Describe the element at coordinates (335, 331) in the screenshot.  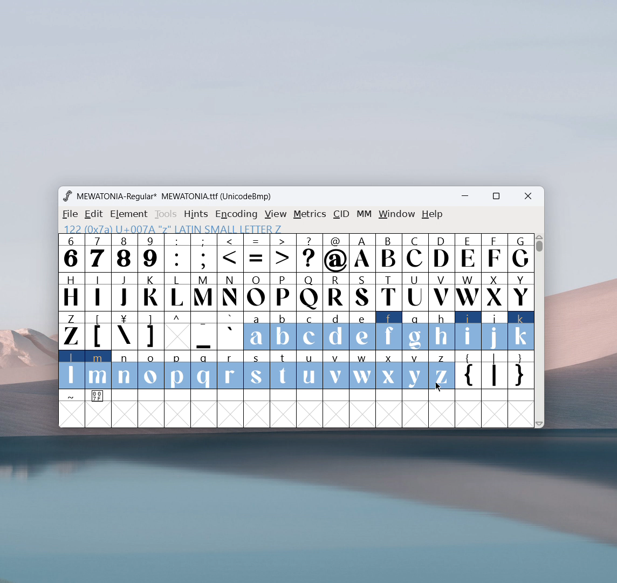
I see `d` at that location.